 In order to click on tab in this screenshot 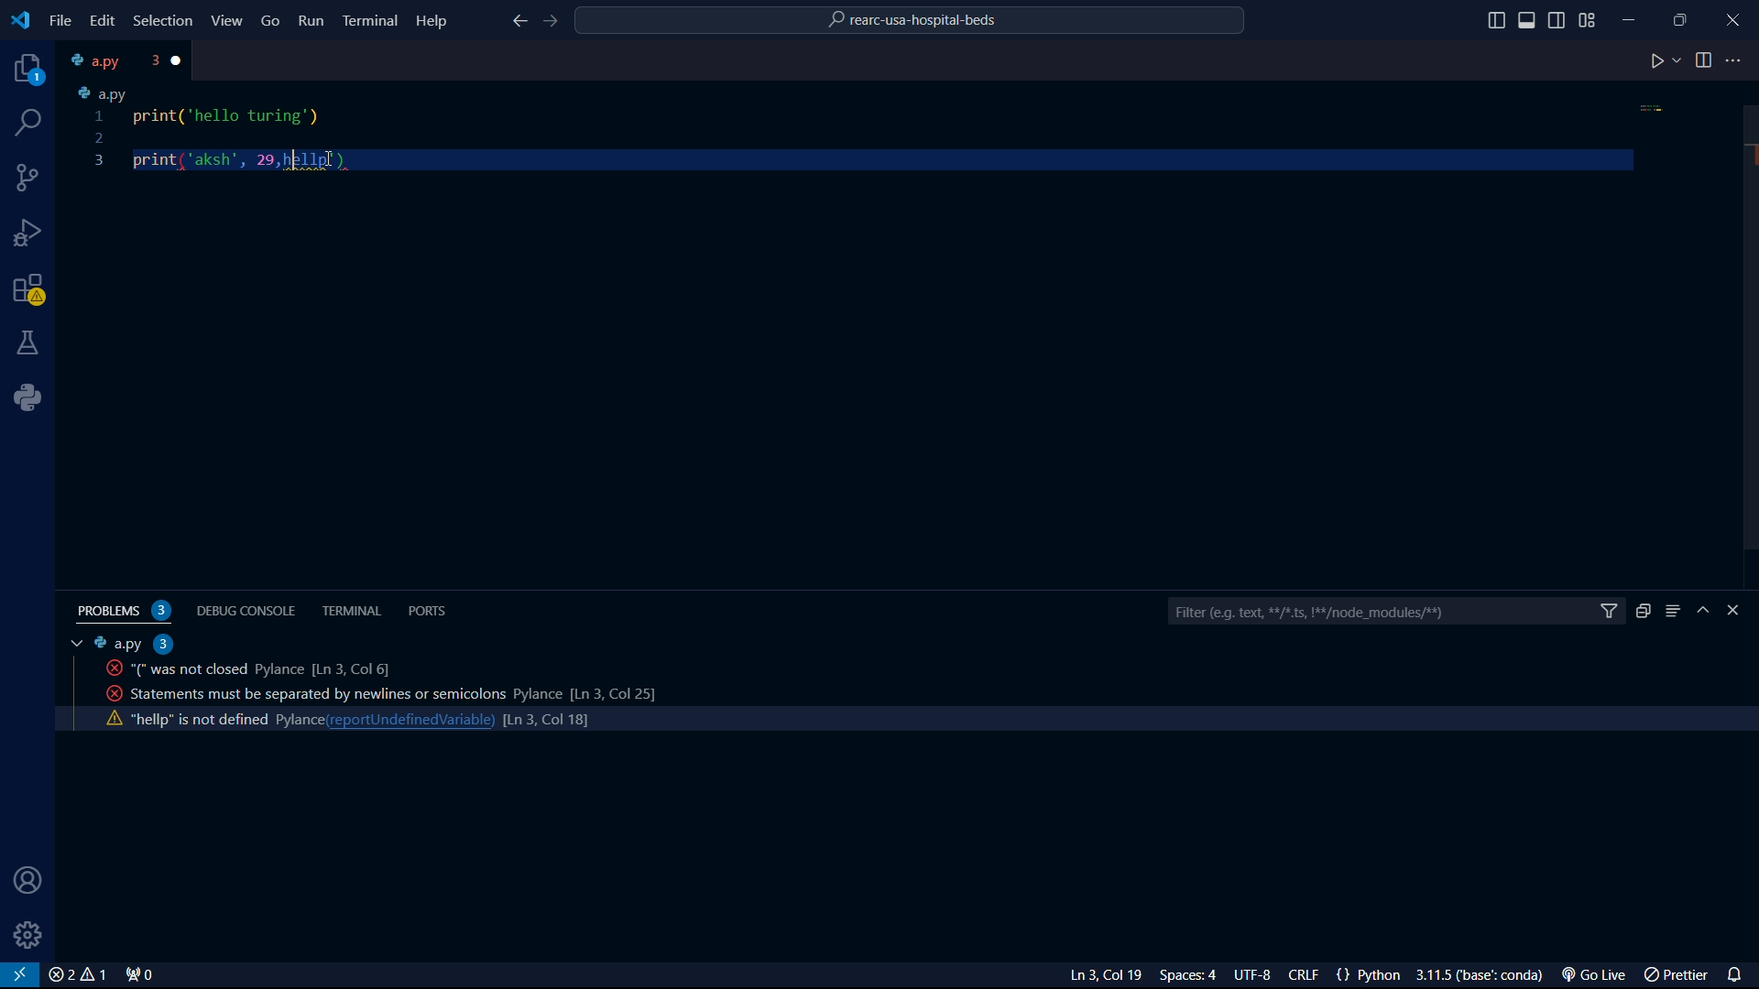, I will do `click(111, 60)`.